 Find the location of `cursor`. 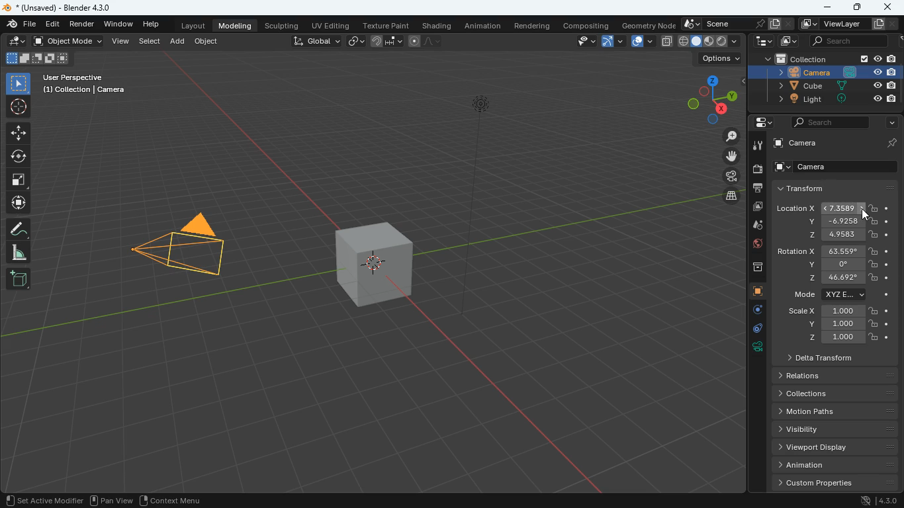

cursor is located at coordinates (865, 216).